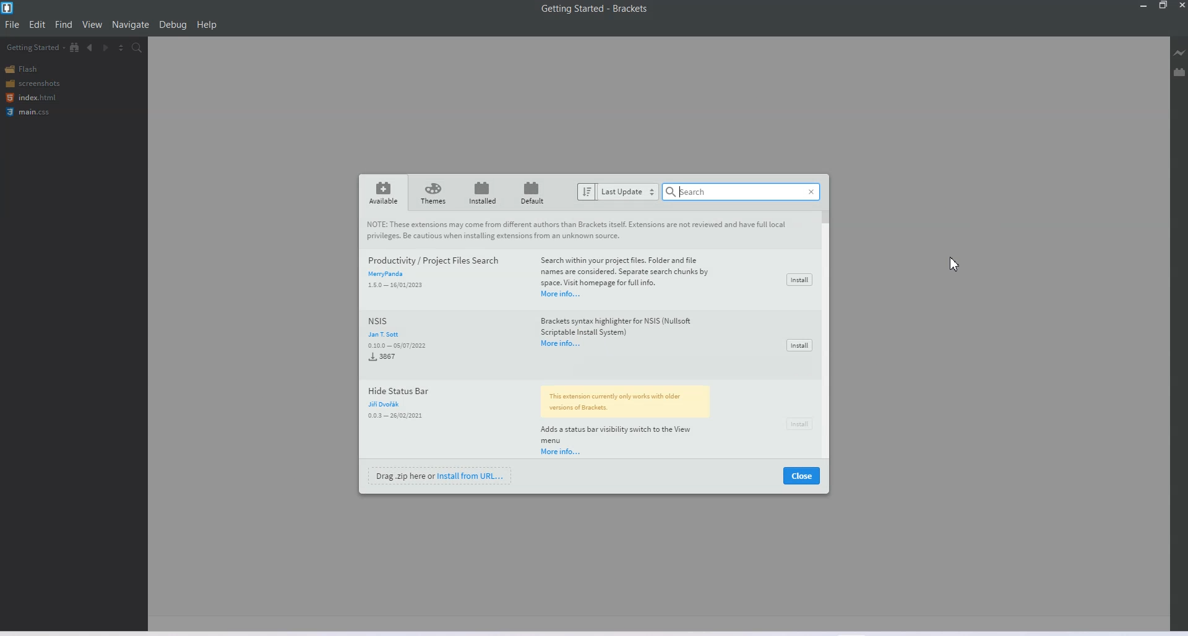 The height and width of the screenshot is (636, 1188). What do you see at coordinates (440, 476) in the screenshot?
I see `drag .zip here or install from URL` at bounding box center [440, 476].